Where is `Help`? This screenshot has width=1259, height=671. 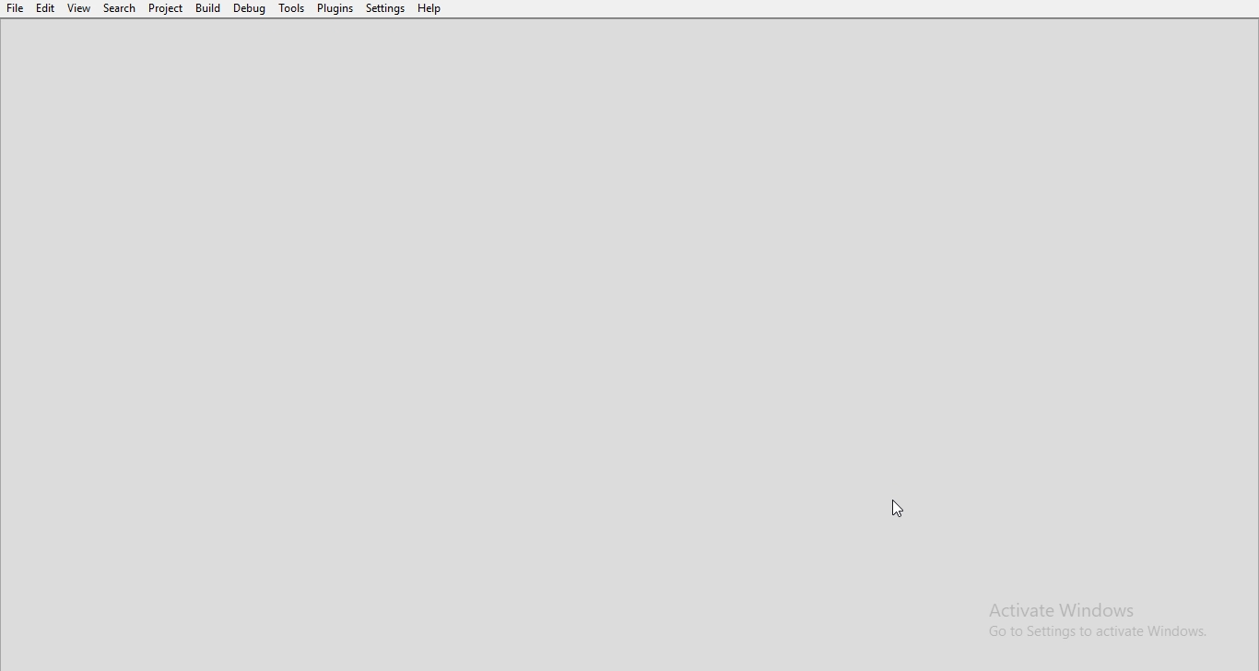
Help is located at coordinates (430, 10).